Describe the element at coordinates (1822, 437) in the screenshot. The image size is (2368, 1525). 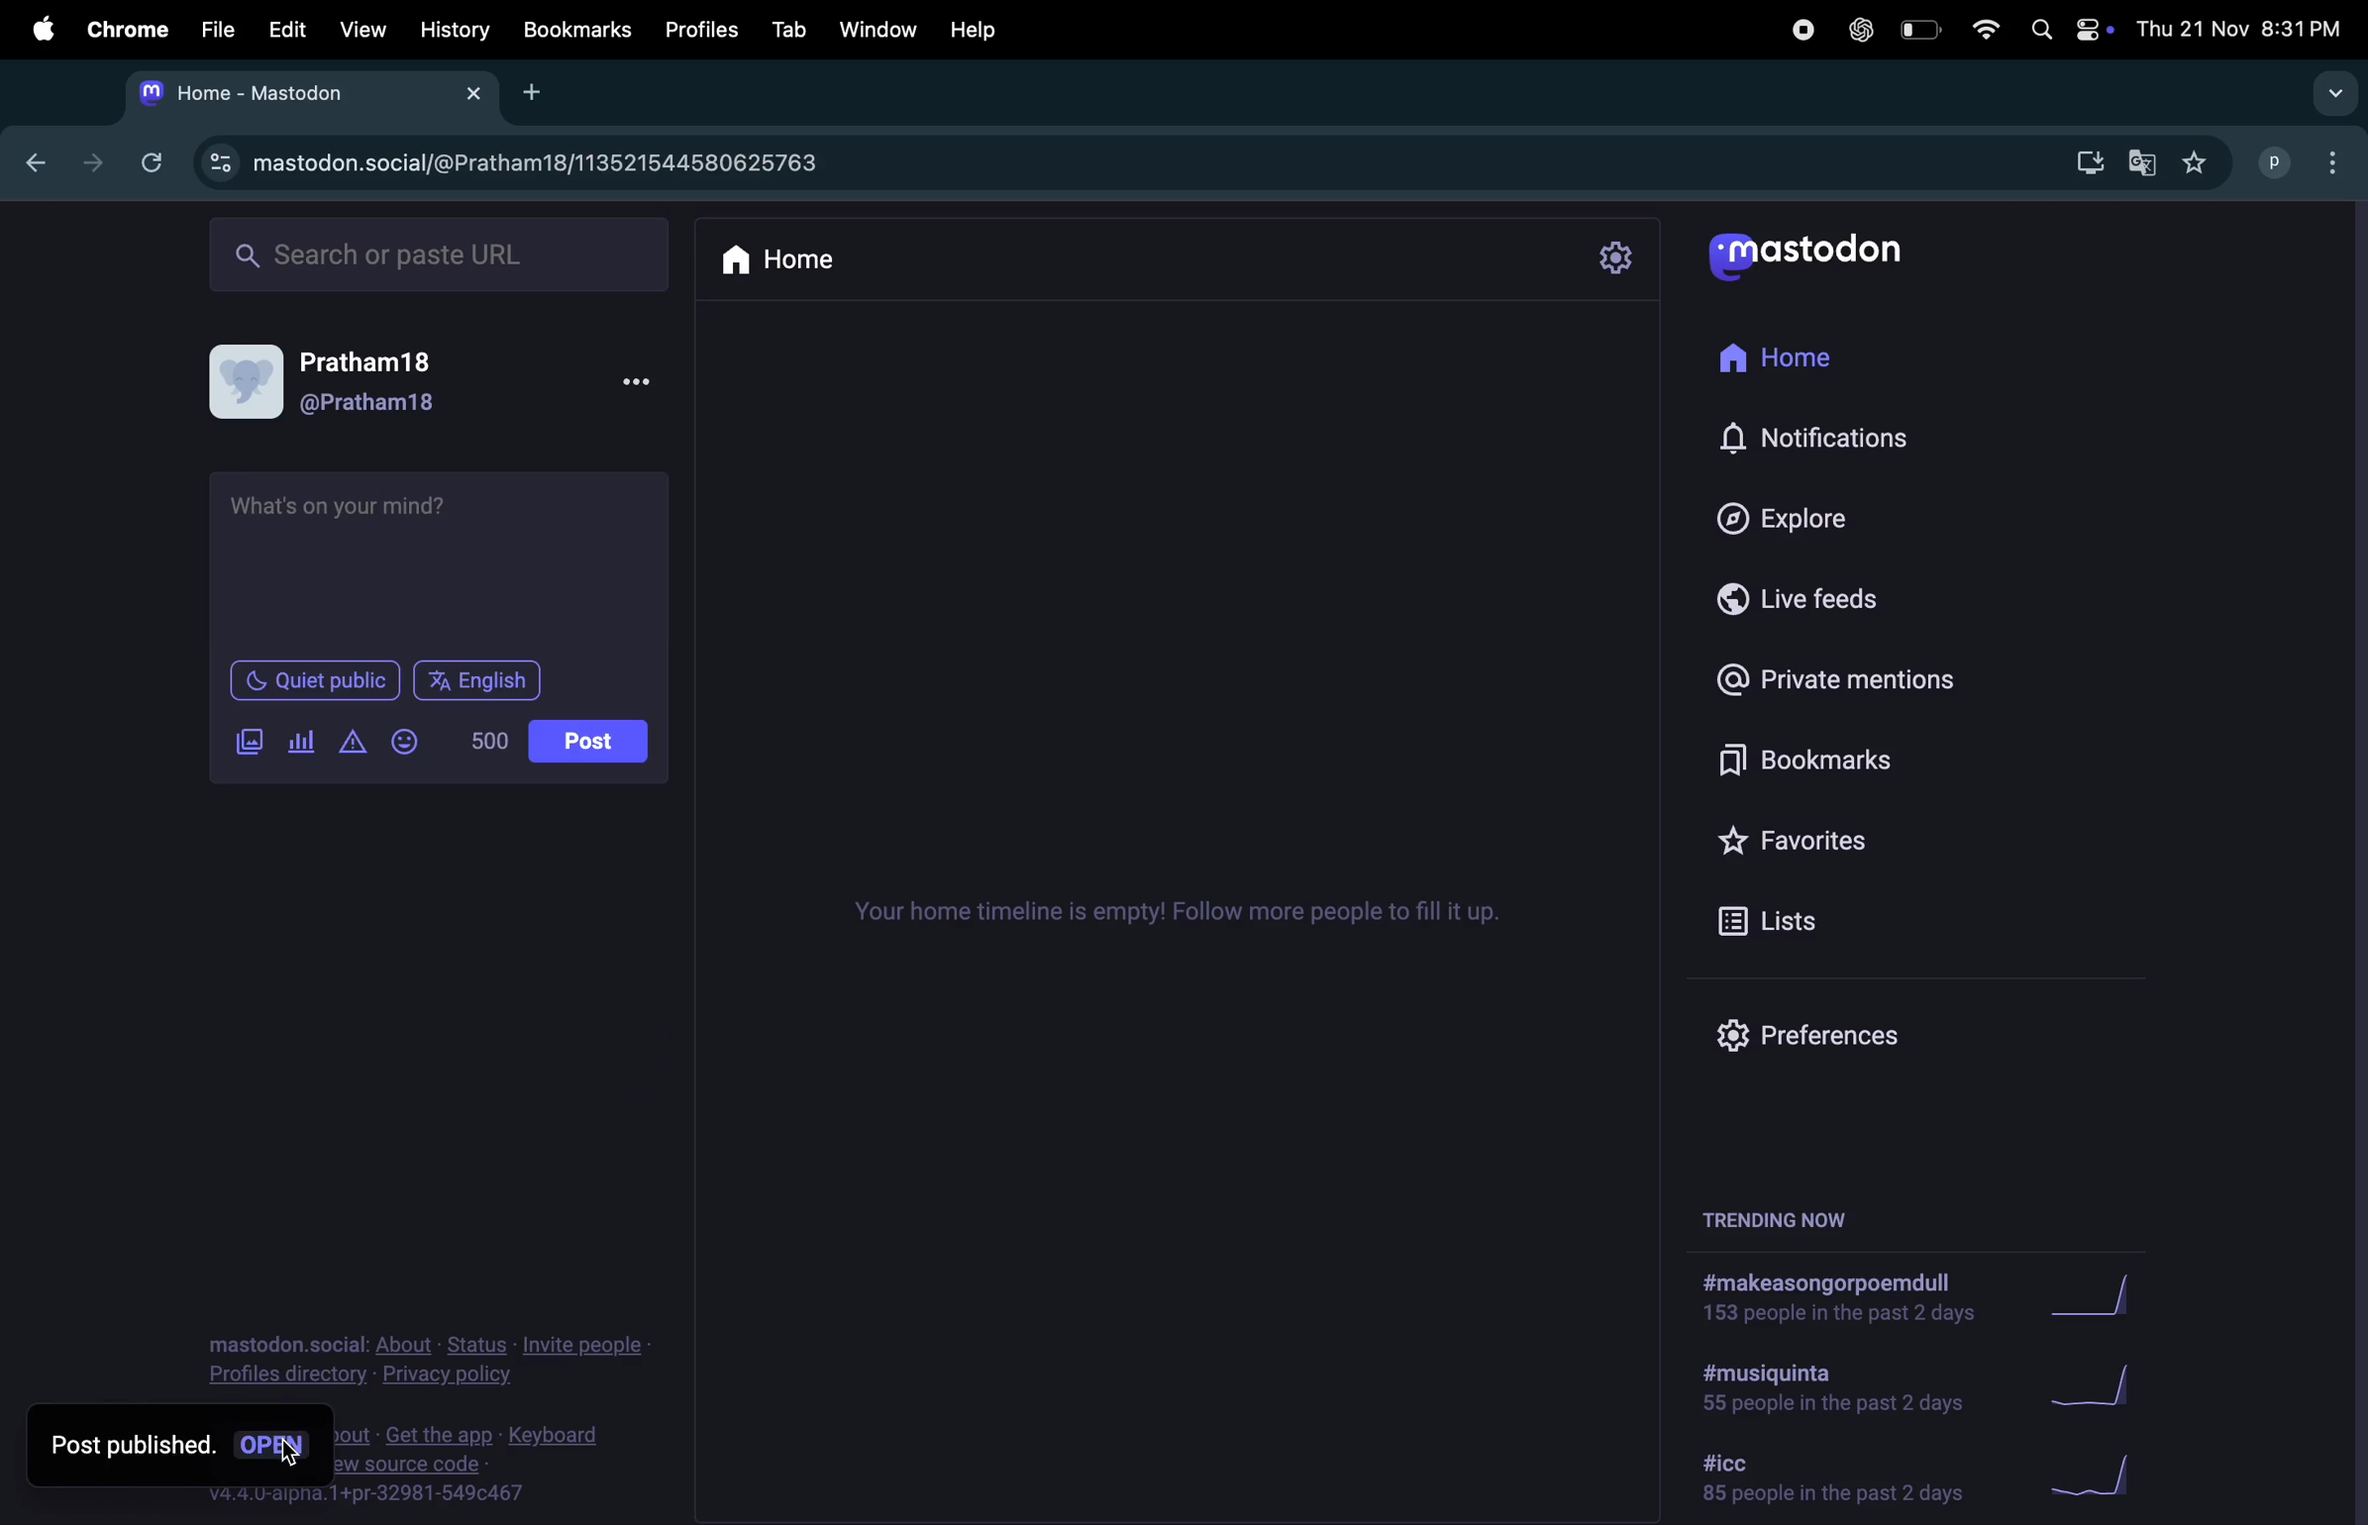
I see `notifications` at that location.